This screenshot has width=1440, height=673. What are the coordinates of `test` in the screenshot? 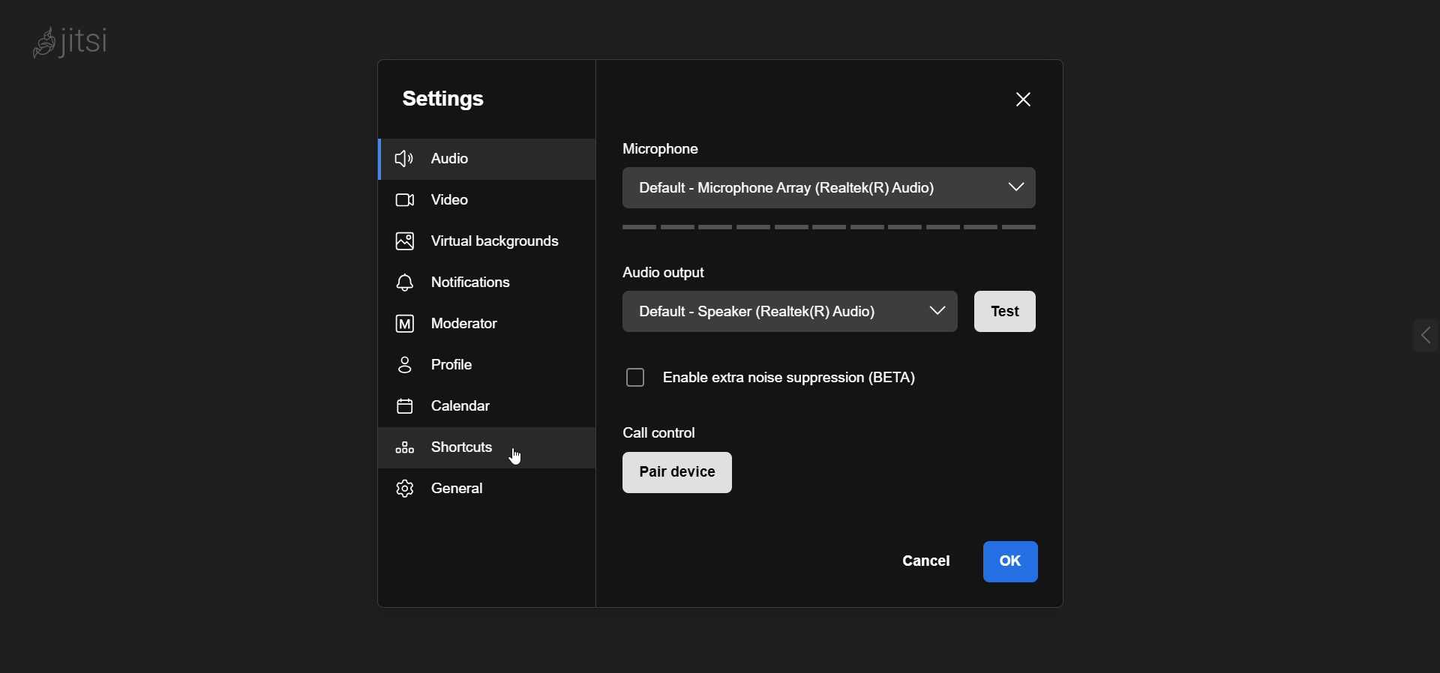 It's located at (1011, 310).